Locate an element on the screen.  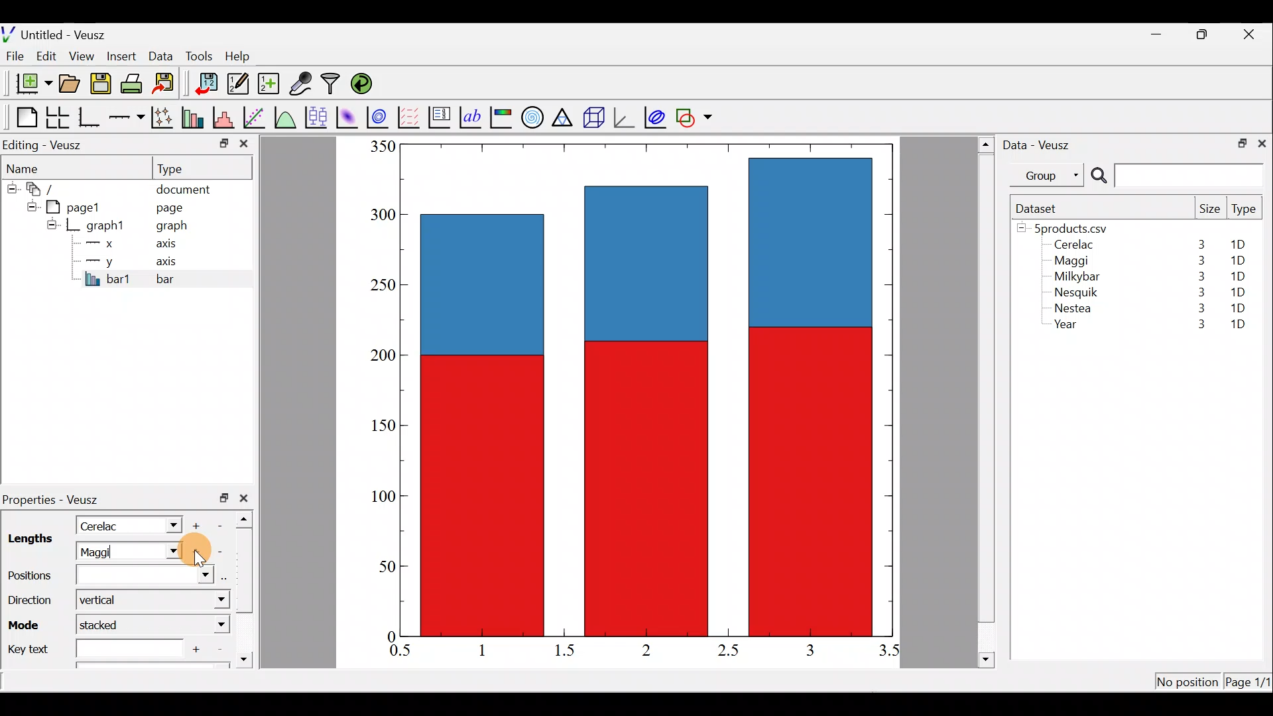
3 is located at coordinates (1200, 244).